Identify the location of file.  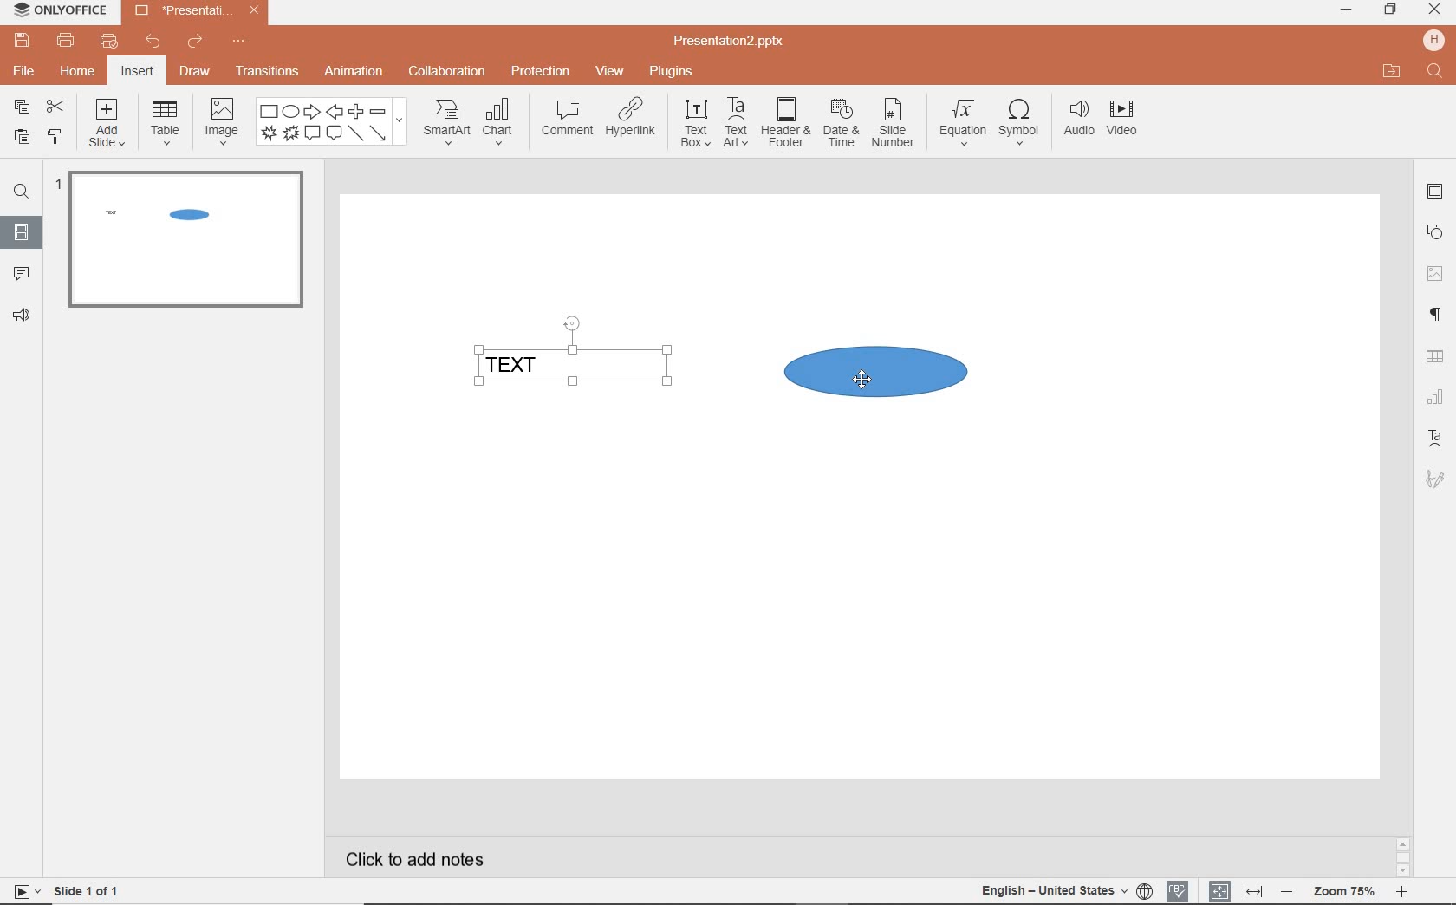
(25, 72).